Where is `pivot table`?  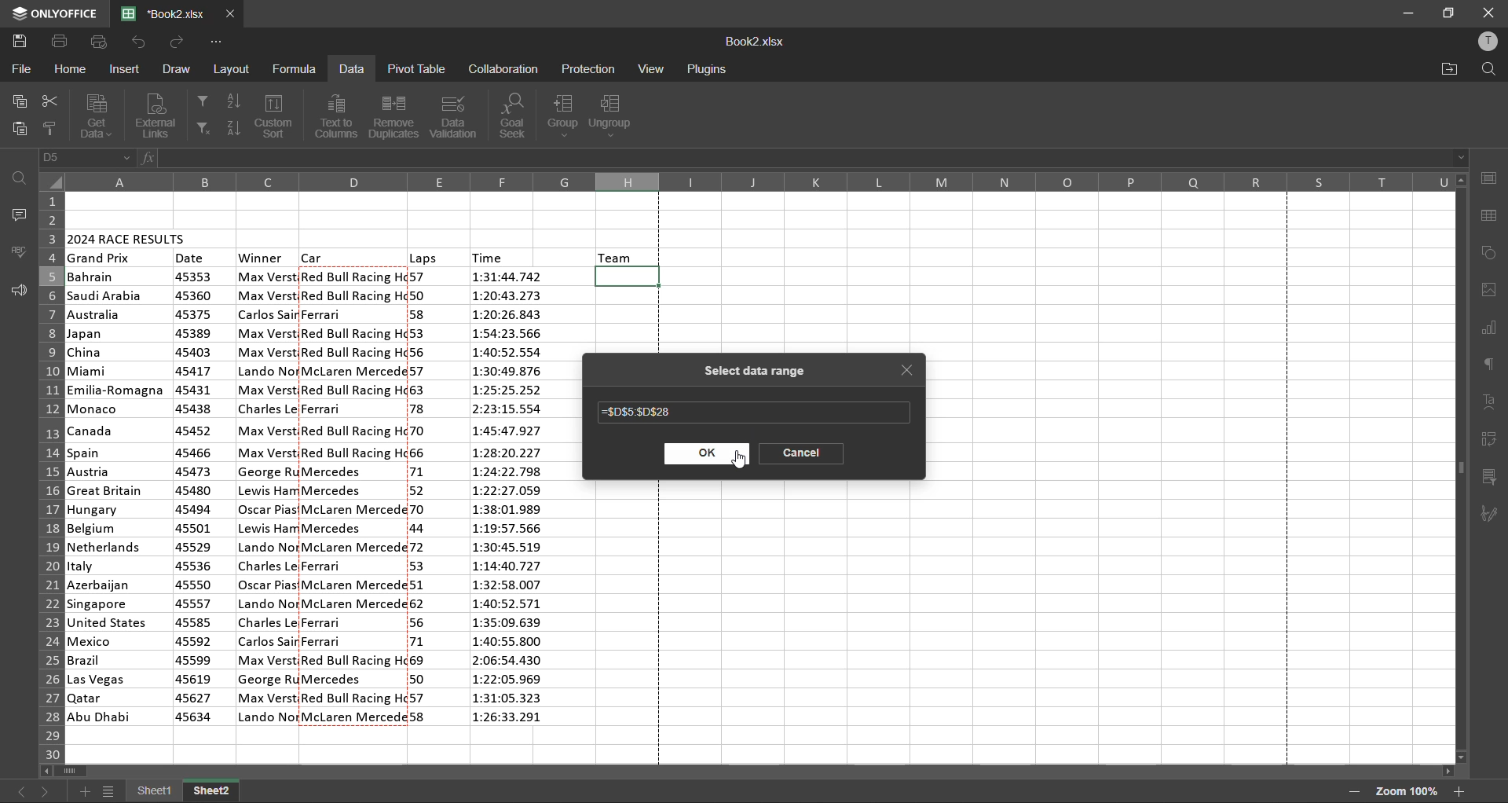
pivot table is located at coordinates (1490, 440).